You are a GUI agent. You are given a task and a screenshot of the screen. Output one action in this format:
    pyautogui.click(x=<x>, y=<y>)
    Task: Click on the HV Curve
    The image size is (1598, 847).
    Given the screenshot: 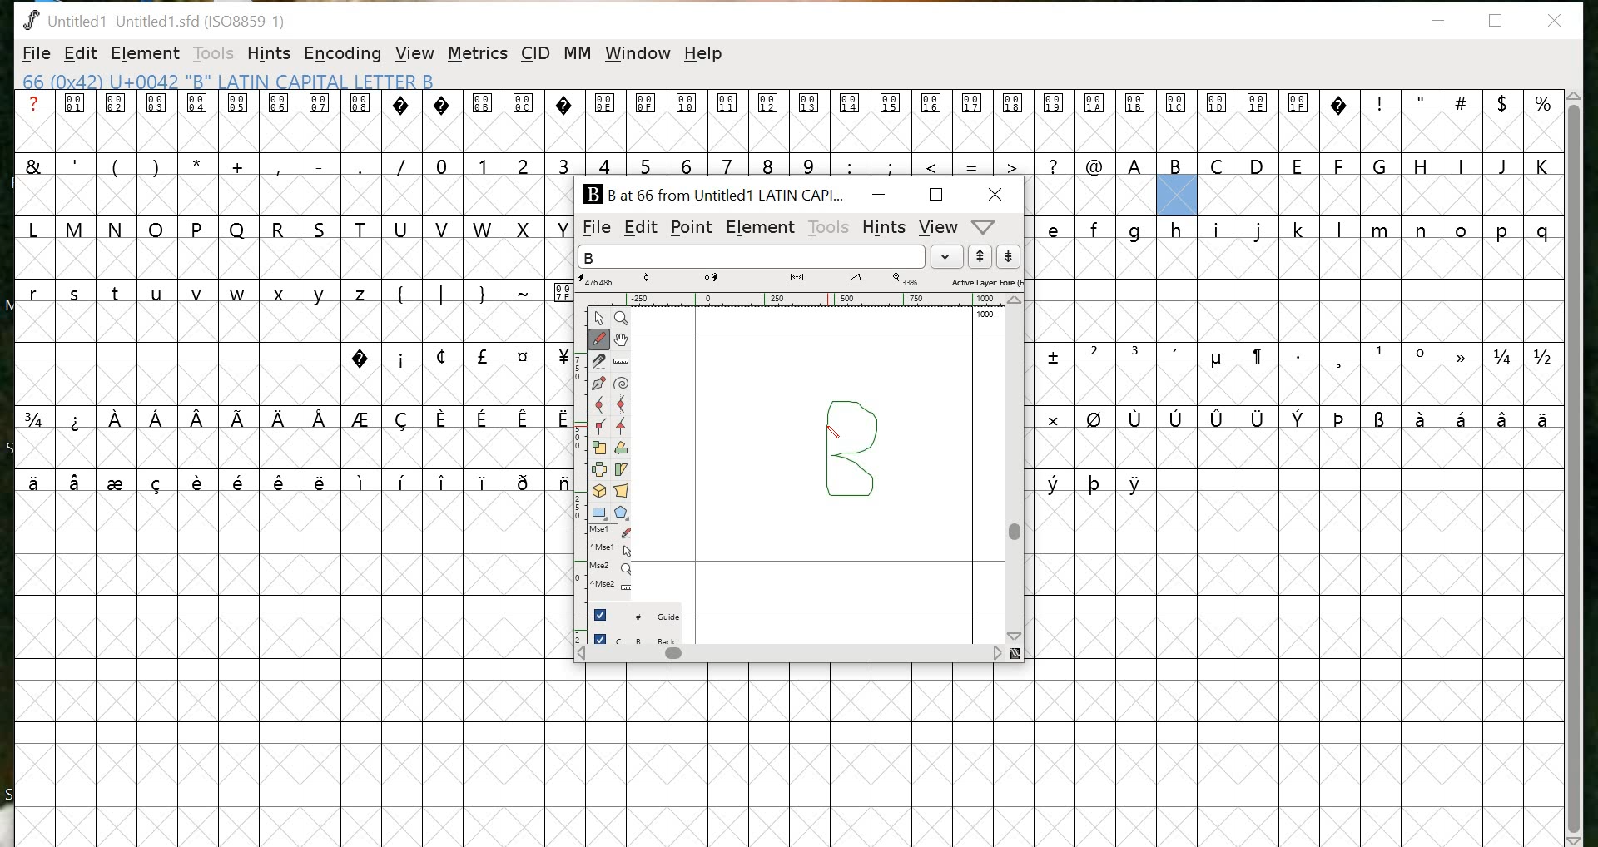 What is the action you would take?
    pyautogui.click(x=623, y=405)
    